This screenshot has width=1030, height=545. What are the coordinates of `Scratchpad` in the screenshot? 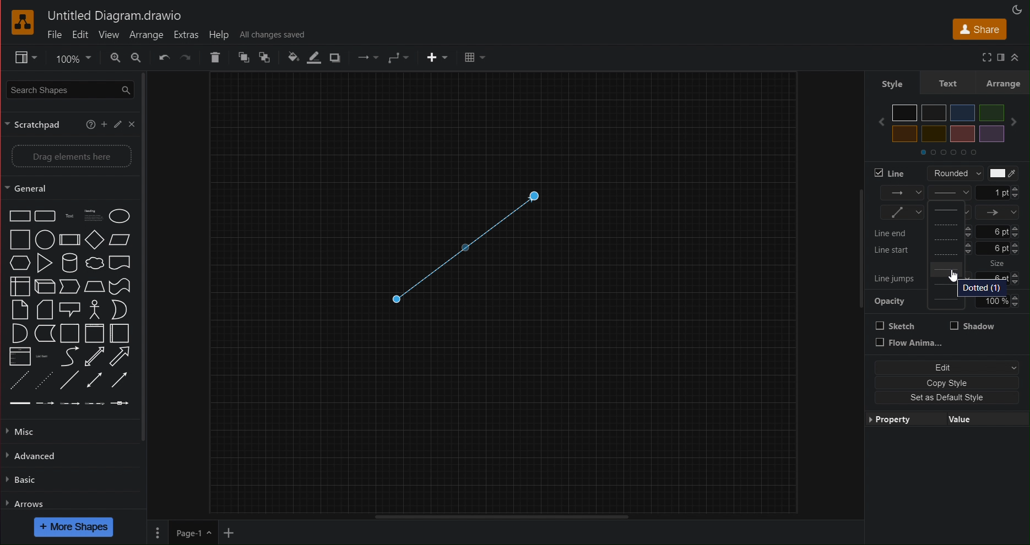 It's located at (37, 124).